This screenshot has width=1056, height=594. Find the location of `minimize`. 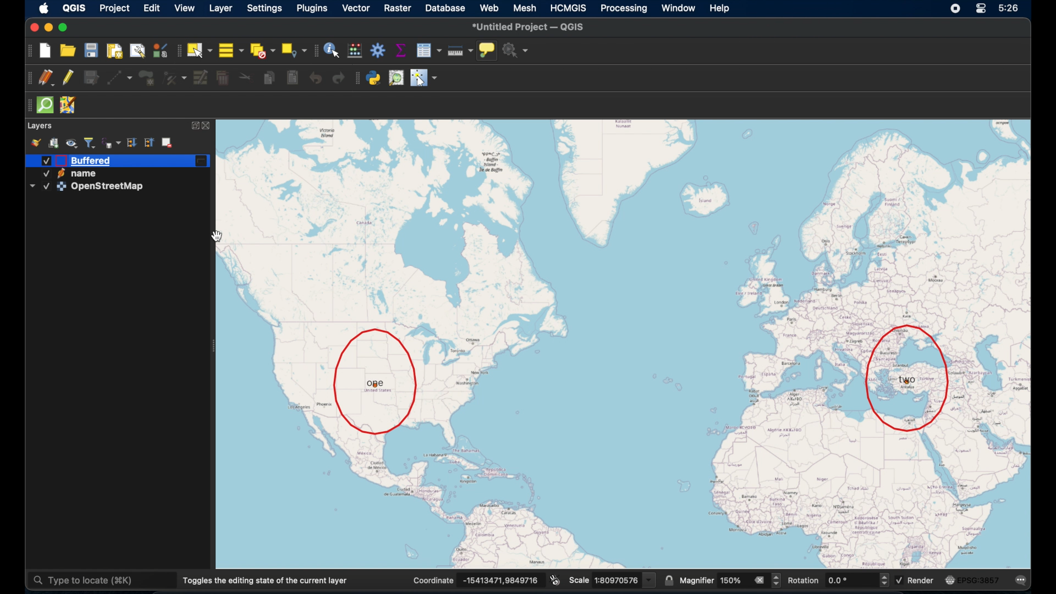

minimize is located at coordinates (47, 28).